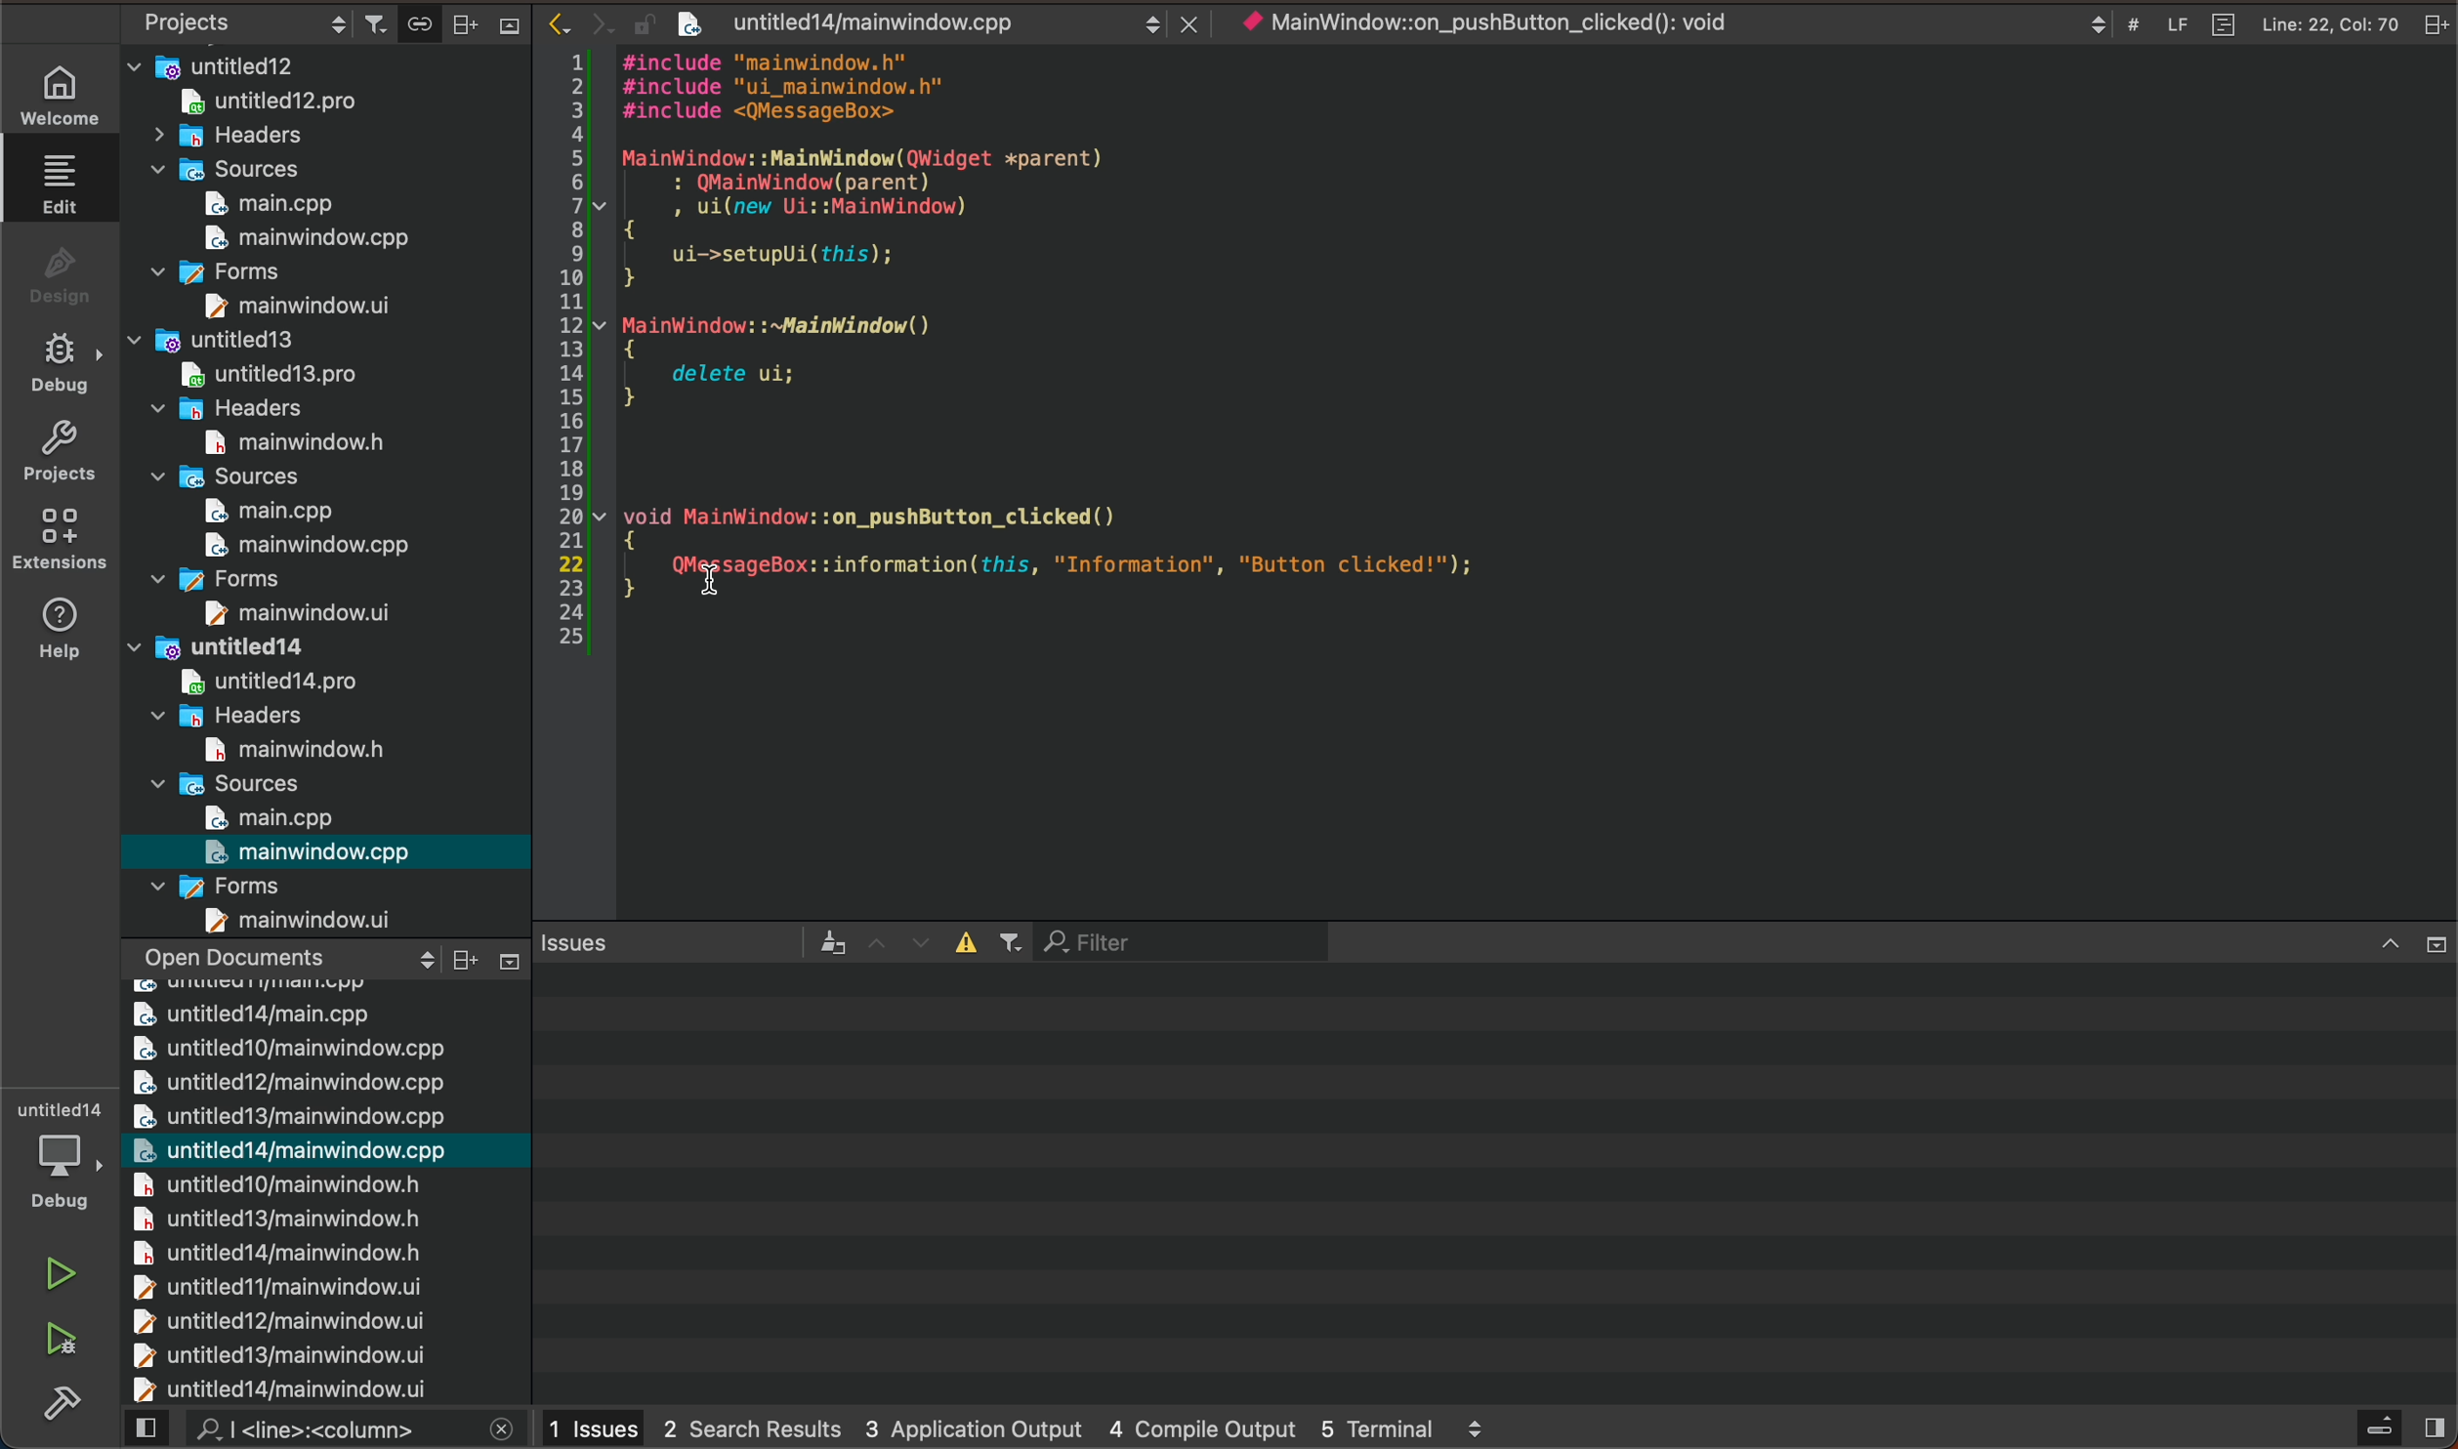 Image resolution: width=2458 pixels, height=1449 pixels. Describe the element at coordinates (324, 1430) in the screenshot. I see `search` at that location.